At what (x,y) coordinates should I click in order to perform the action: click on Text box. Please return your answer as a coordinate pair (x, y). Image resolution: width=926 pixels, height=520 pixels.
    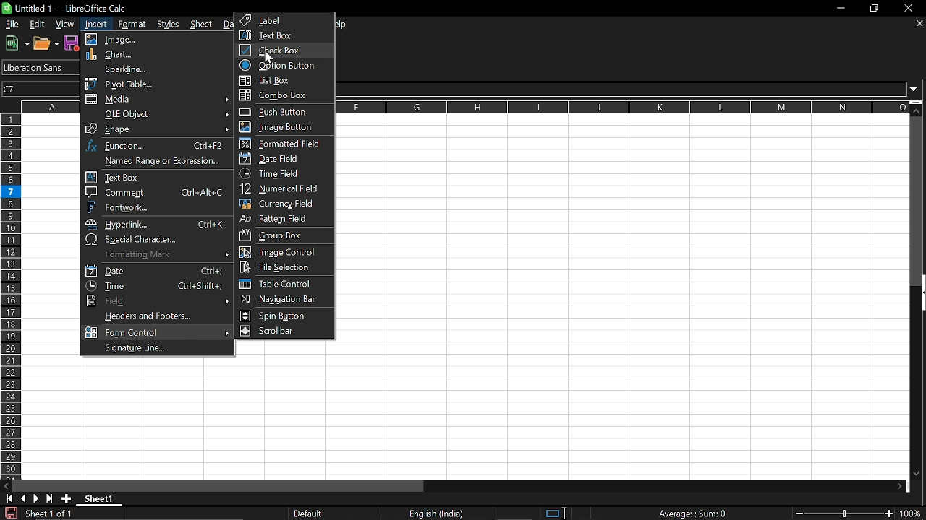
    Looking at the image, I should click on (284, 35).